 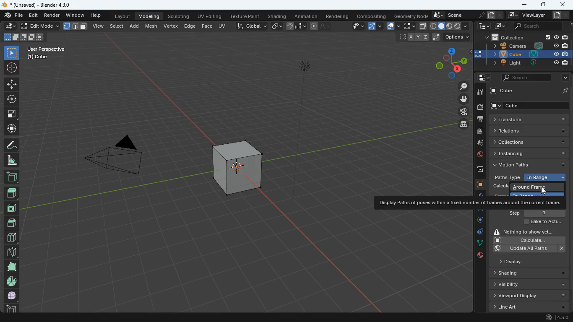 I want to click on minimize, so click(x=524, y=4).